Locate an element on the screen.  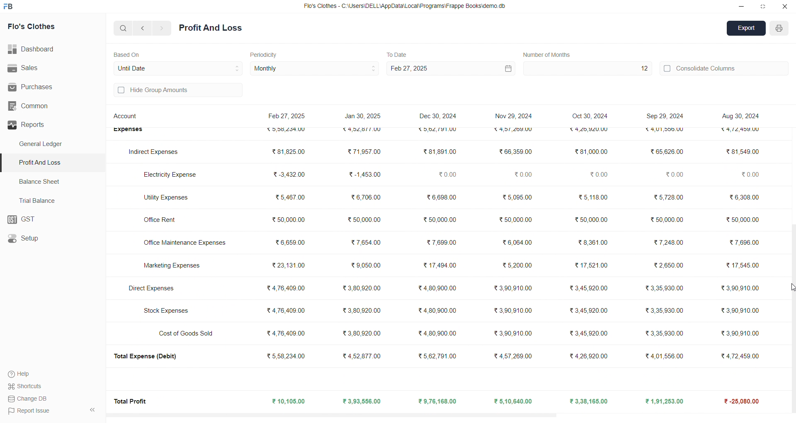
Indirect Expenses is located at coordinates (154, 152).